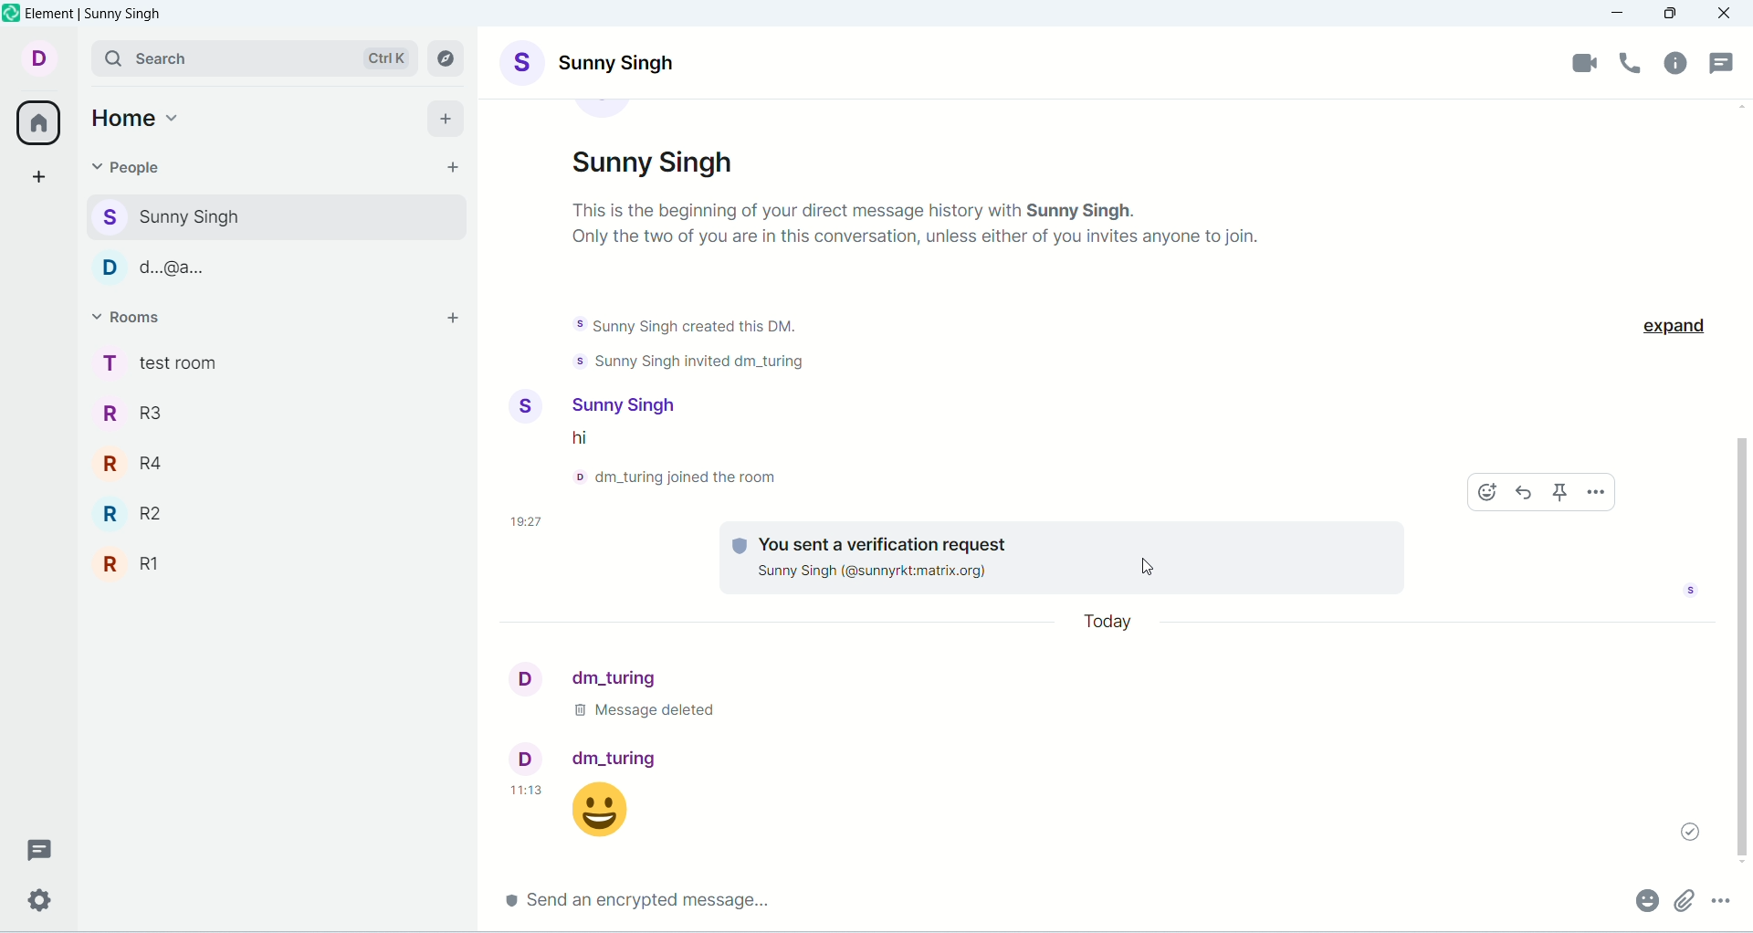 This screenshot has height=933, width=1753. What do you see at coordinates (578, 436) in the screenshot?
I see `text` at bounding box center [578, 436].